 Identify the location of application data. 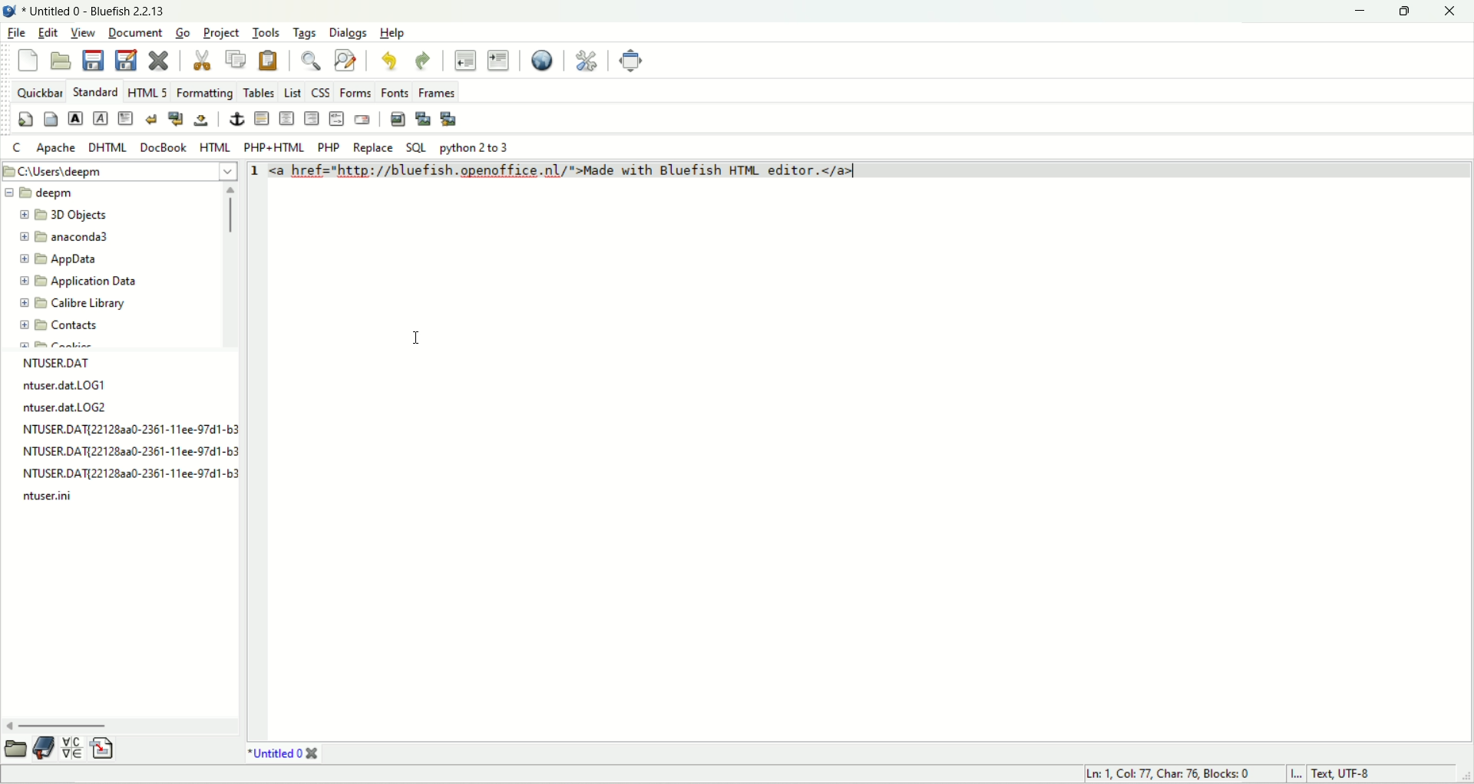
(81, 282).